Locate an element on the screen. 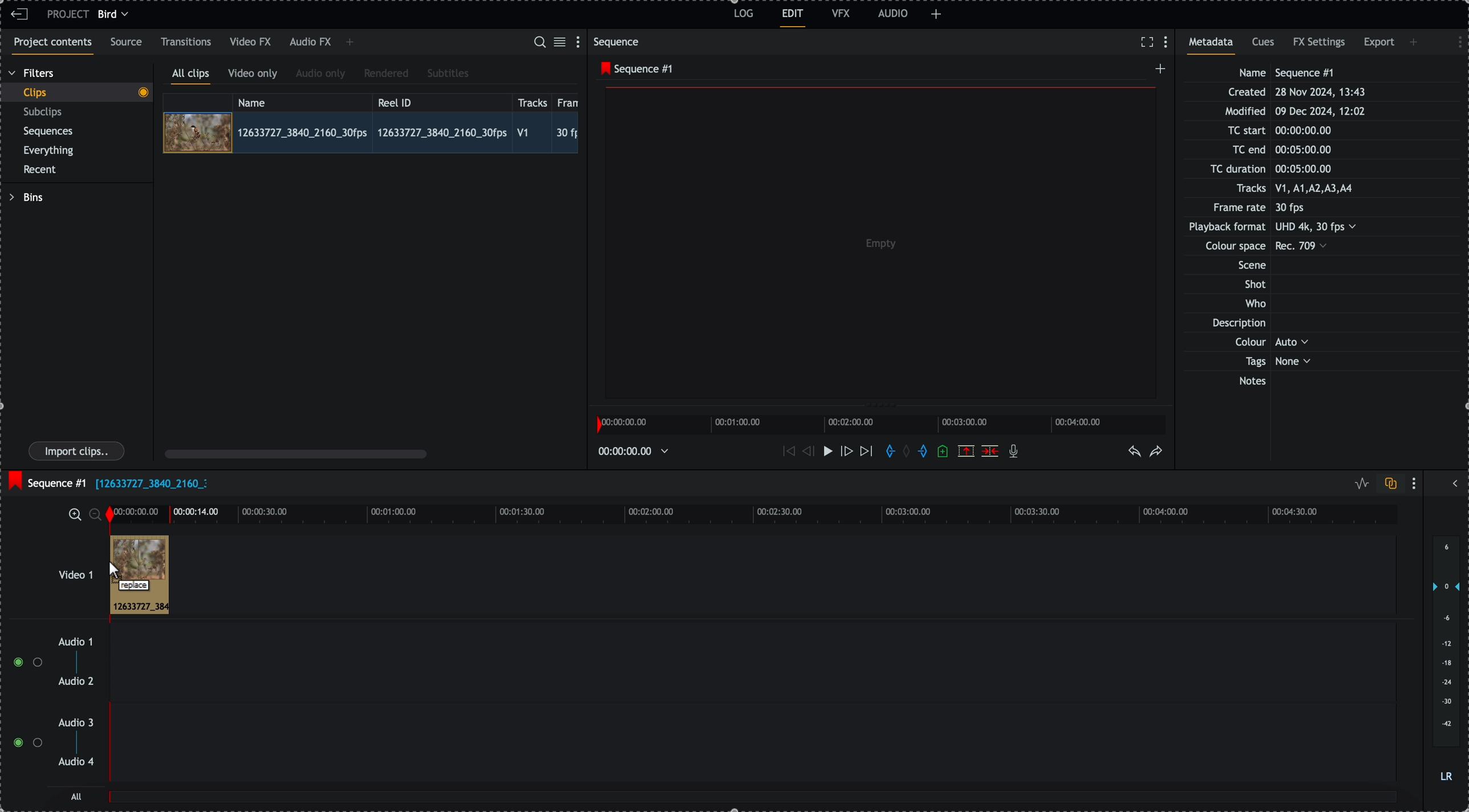  nudge one frame back is located at coordinates (805, 450).